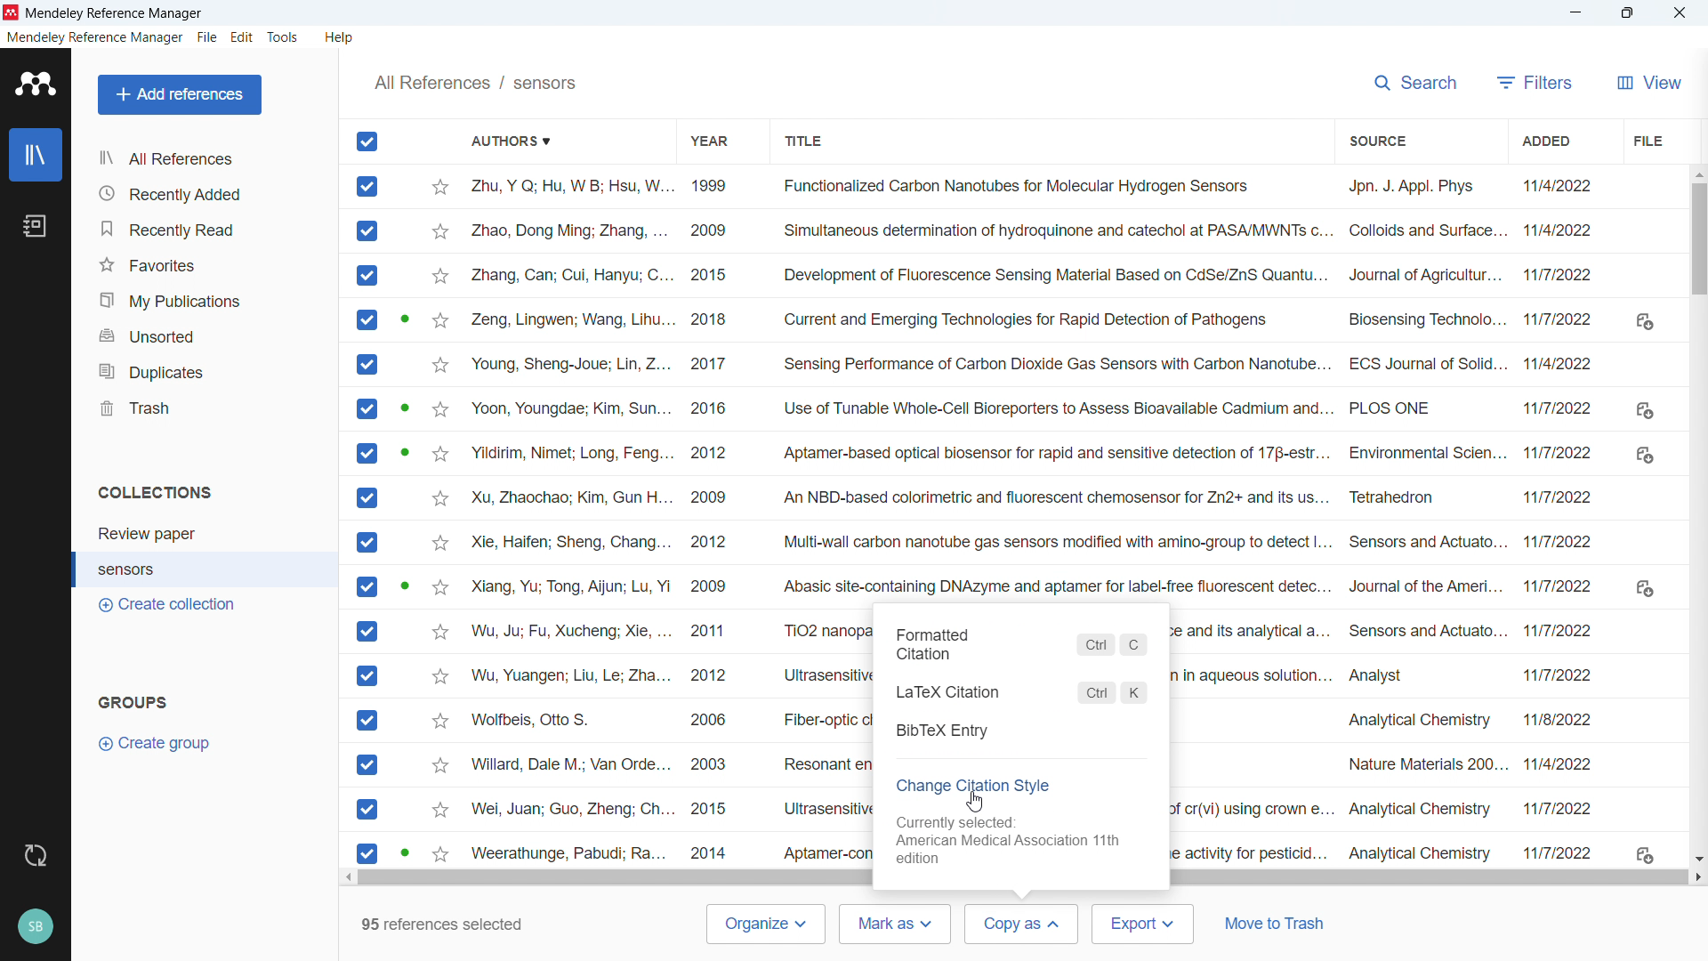 The width and height of the screenshot is (1708, 961). Describe the element at coordinates (478, 85) in the screenshot. I see `All references/sensors` at that location.